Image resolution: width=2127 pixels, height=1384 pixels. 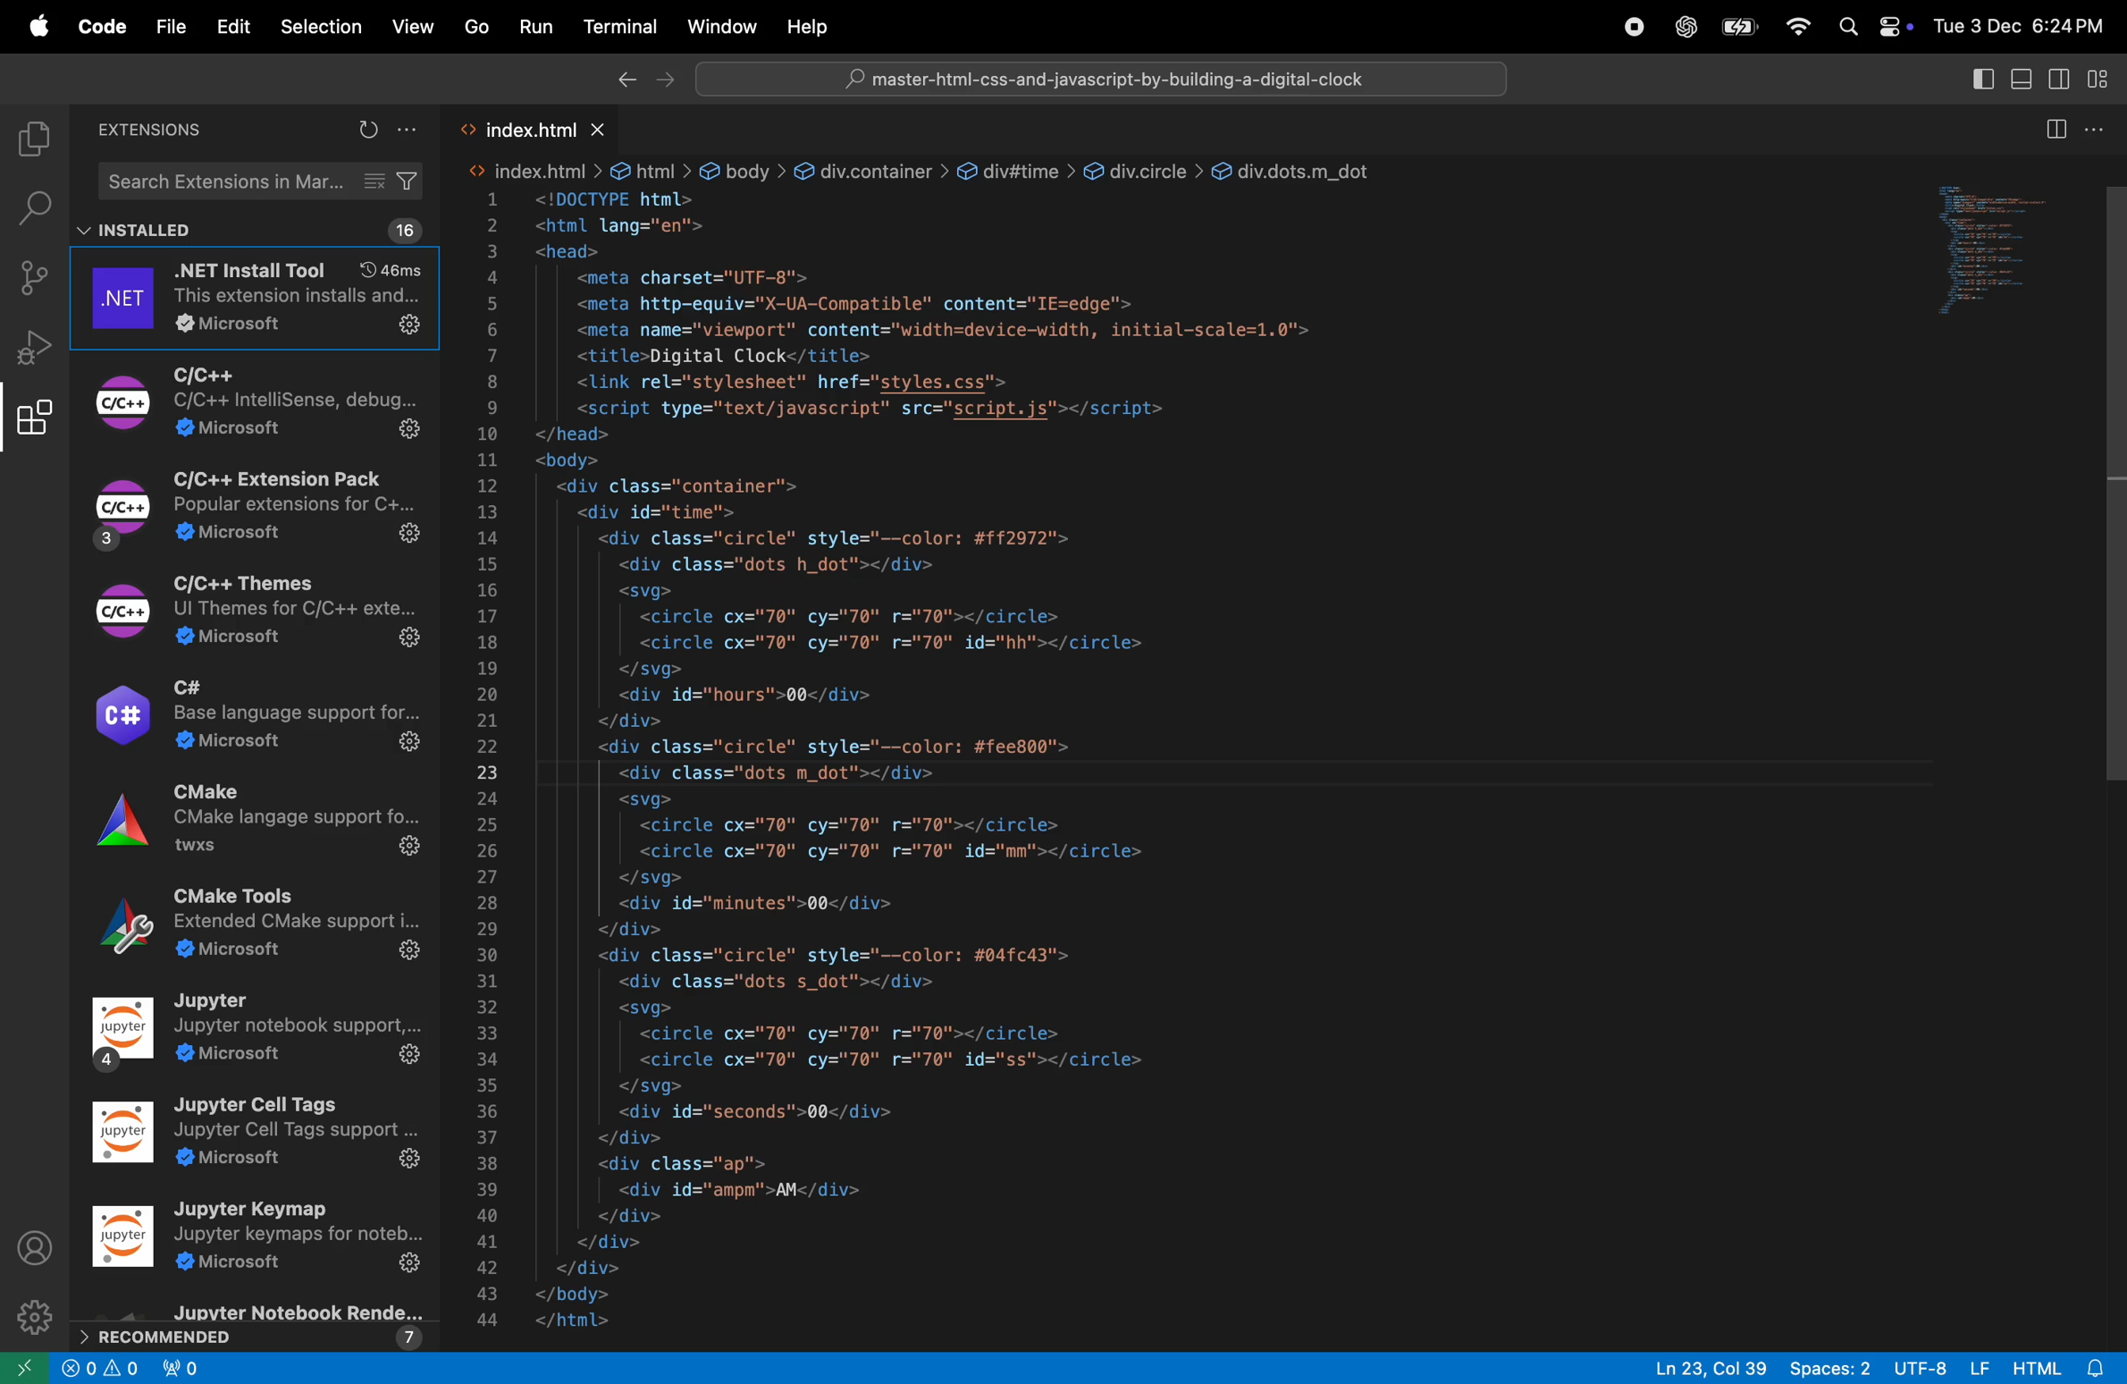 I want to click on run debug, so click(x=29, y=349).